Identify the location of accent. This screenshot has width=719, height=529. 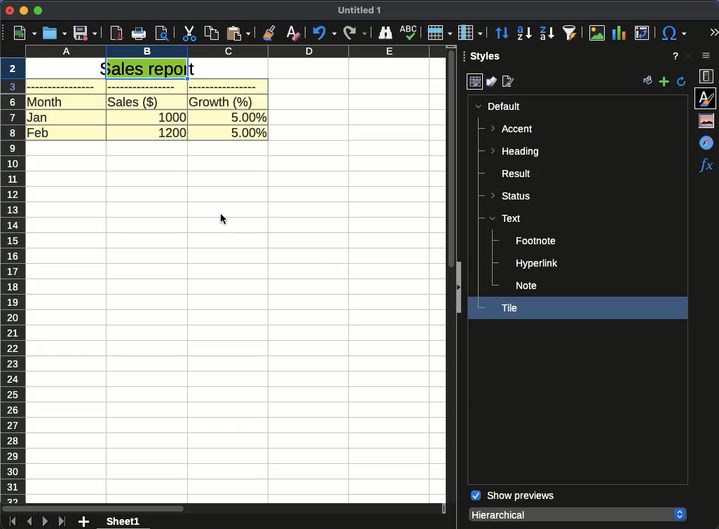
(513, 129).